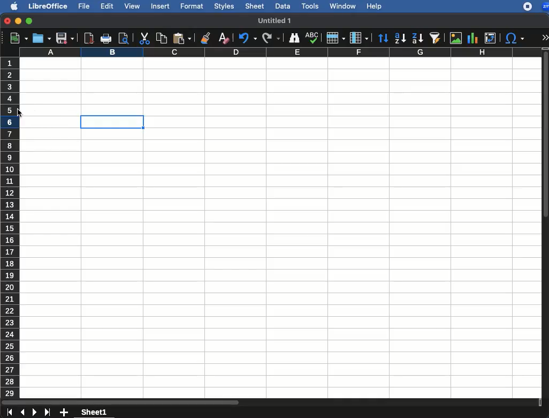 This screenshot has width=549, height=418. Describe the element at coordinates (254, 6) in the screenshot. I see `sheet` at that location.